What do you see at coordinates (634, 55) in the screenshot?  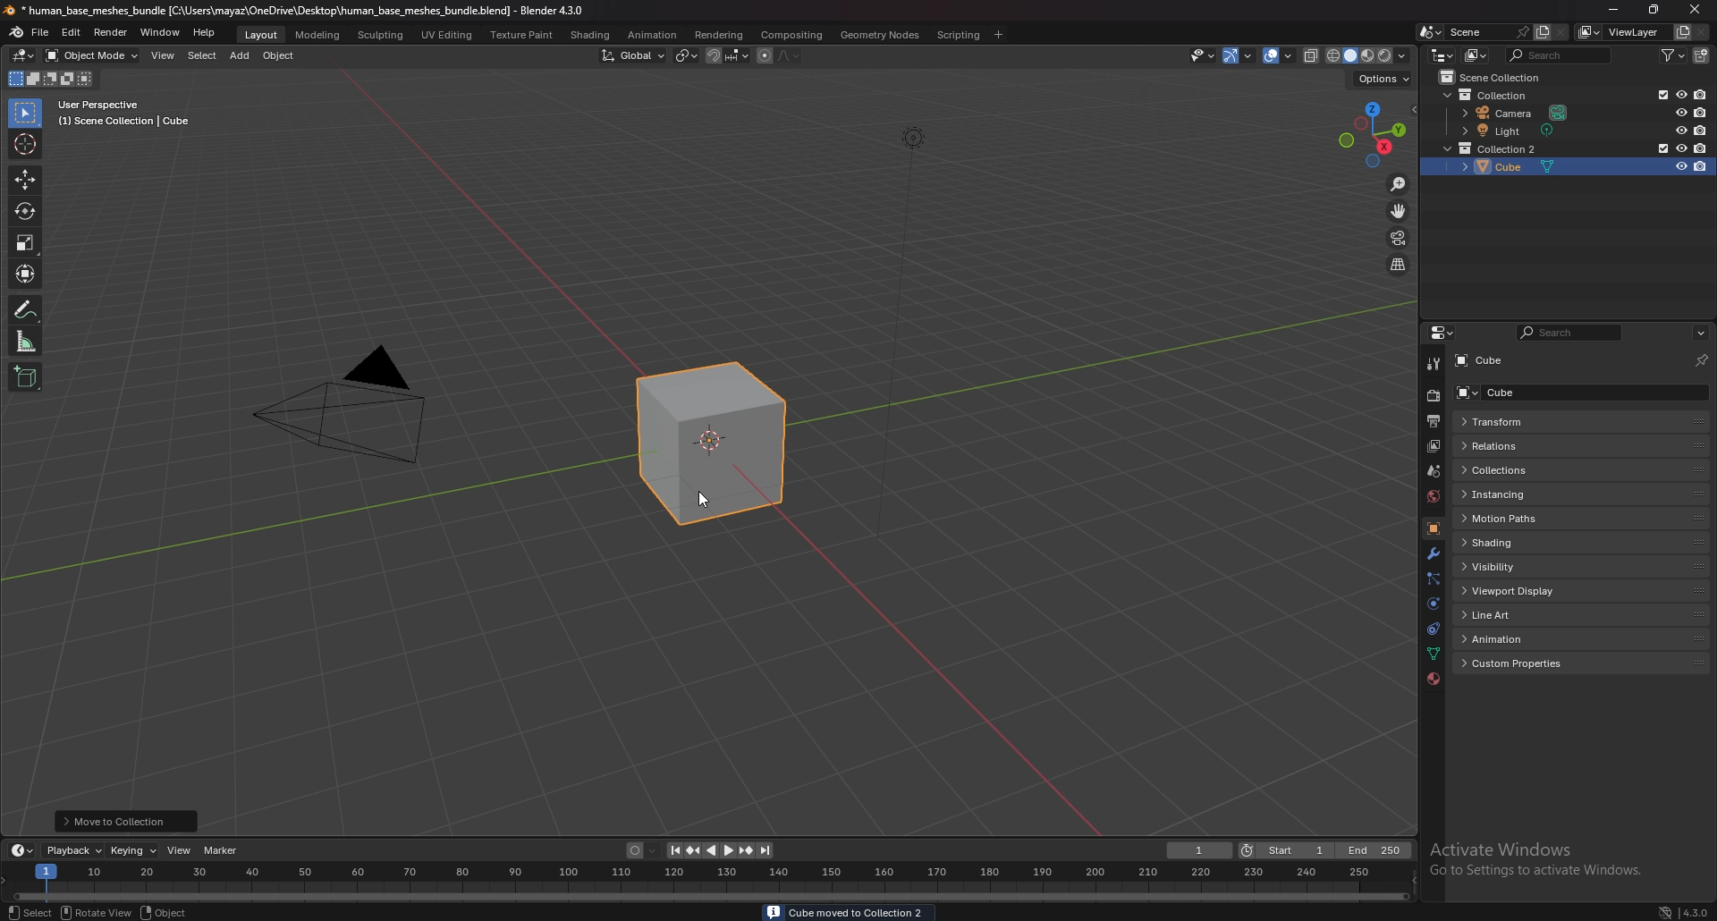 I see `transform orientation` at bounding box center [634, 55].